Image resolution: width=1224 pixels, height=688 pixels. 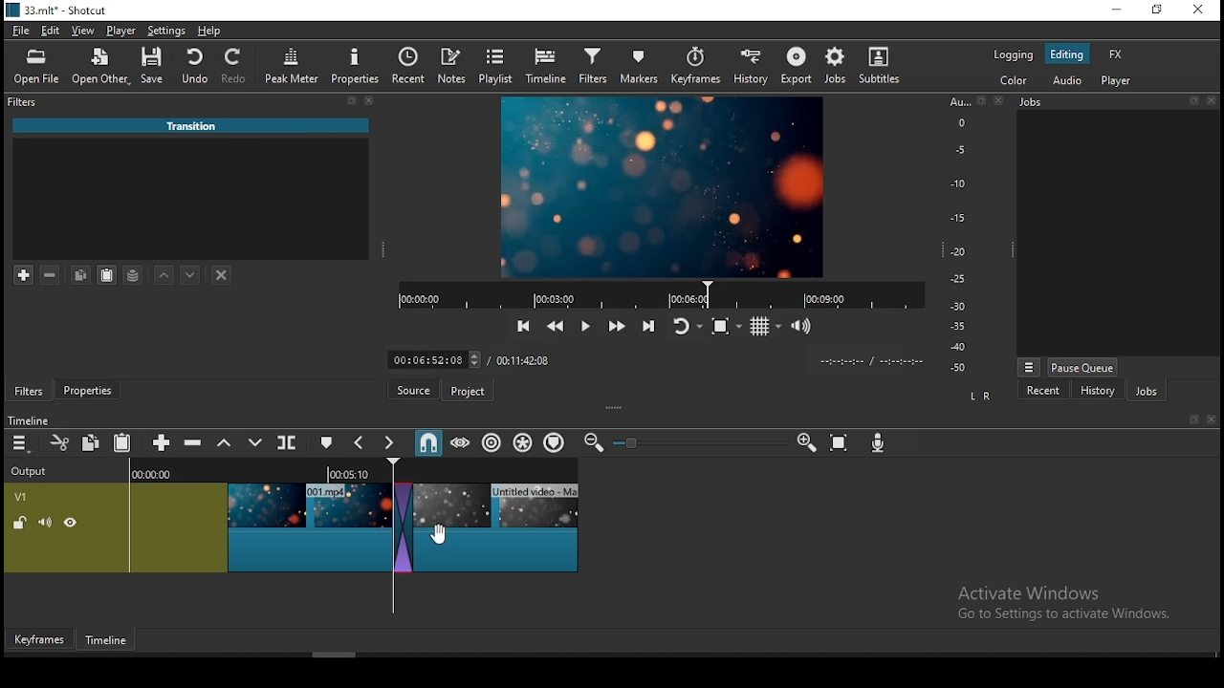 What do you see at coordinates (654, 295) in the screenshot?
I see `video progress bar` at bounding box center [654, 295].